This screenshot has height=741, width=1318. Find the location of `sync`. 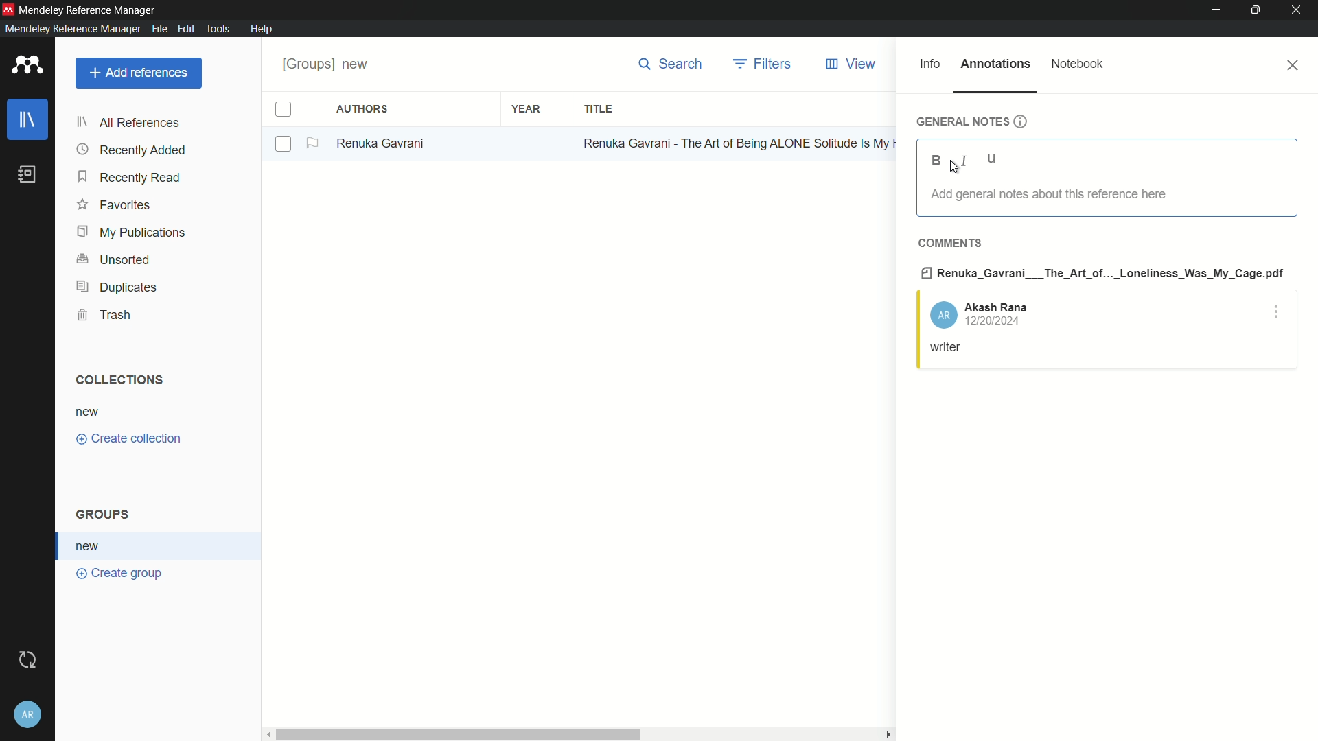

sync is located at coordinates (28, 659).